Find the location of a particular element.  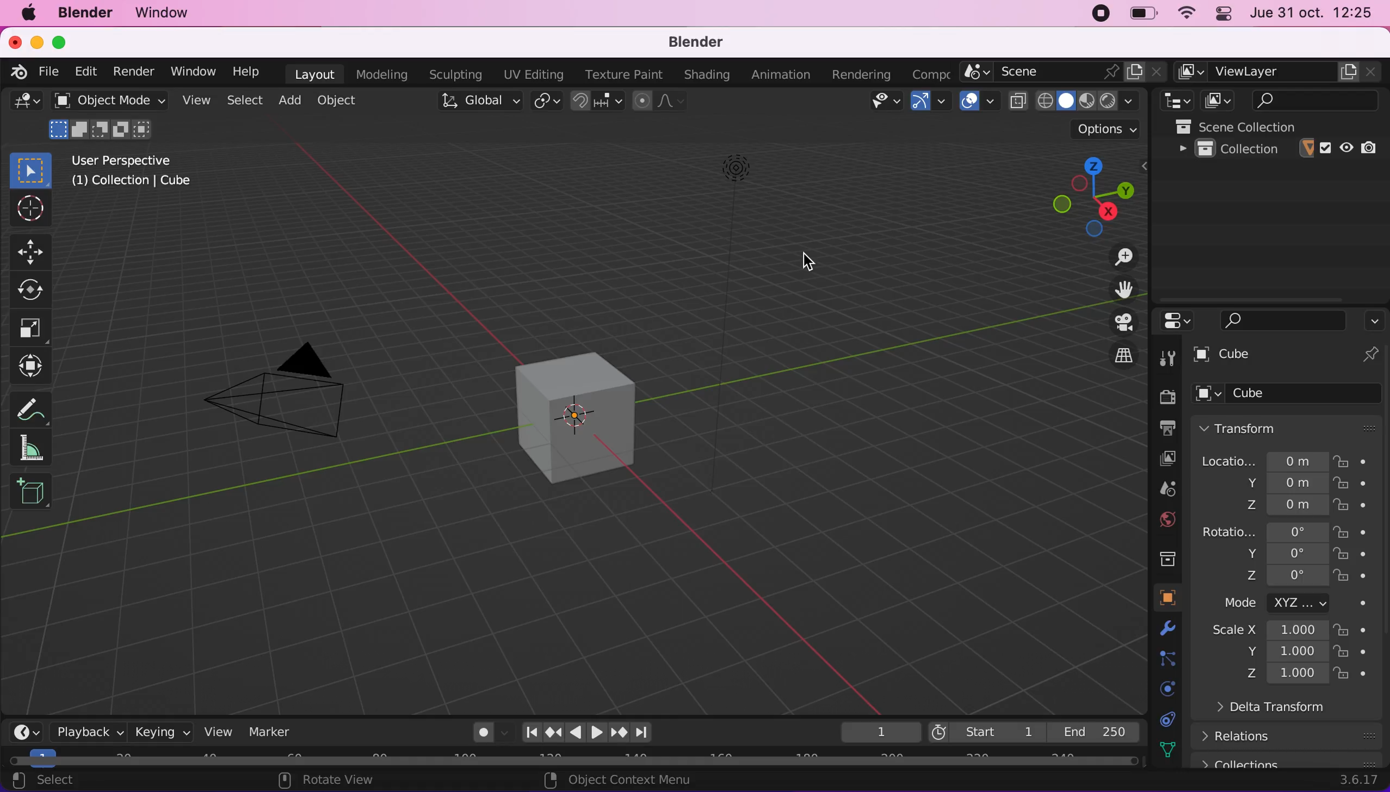

y 0m is located at coordinates (1276, 484).